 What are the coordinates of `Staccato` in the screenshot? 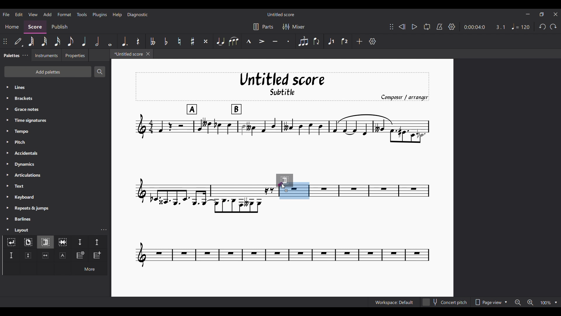 It's located at (288, 41).